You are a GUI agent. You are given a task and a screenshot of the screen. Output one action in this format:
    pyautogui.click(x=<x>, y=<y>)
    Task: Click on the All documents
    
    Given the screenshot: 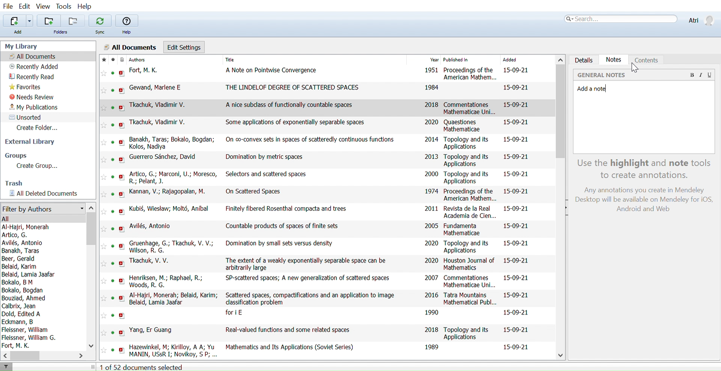 What is the action you would take?
    pyautogui.click(x=47, y=194)
    